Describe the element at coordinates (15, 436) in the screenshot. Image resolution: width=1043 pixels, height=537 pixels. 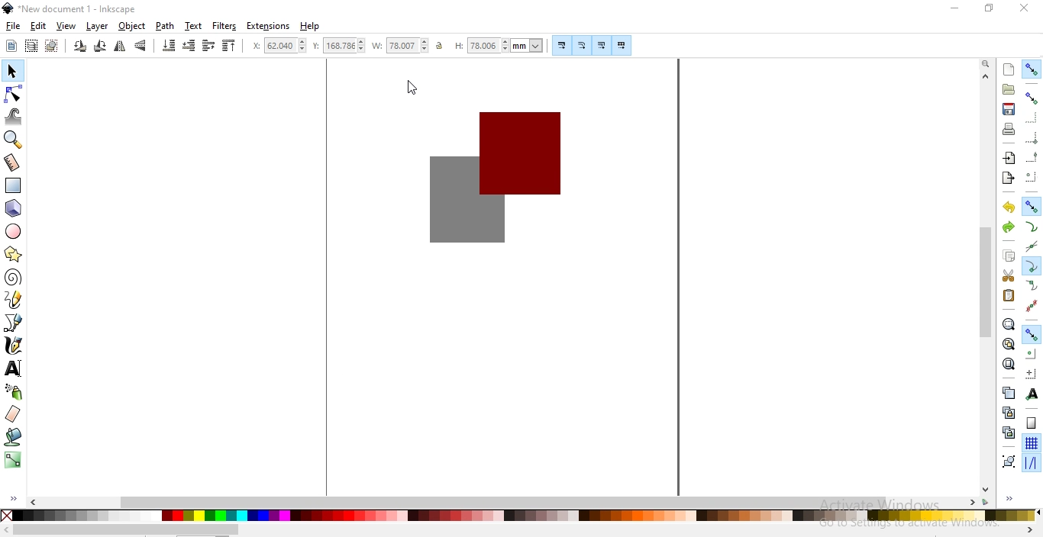
I see `fill bounded areas` at that location.